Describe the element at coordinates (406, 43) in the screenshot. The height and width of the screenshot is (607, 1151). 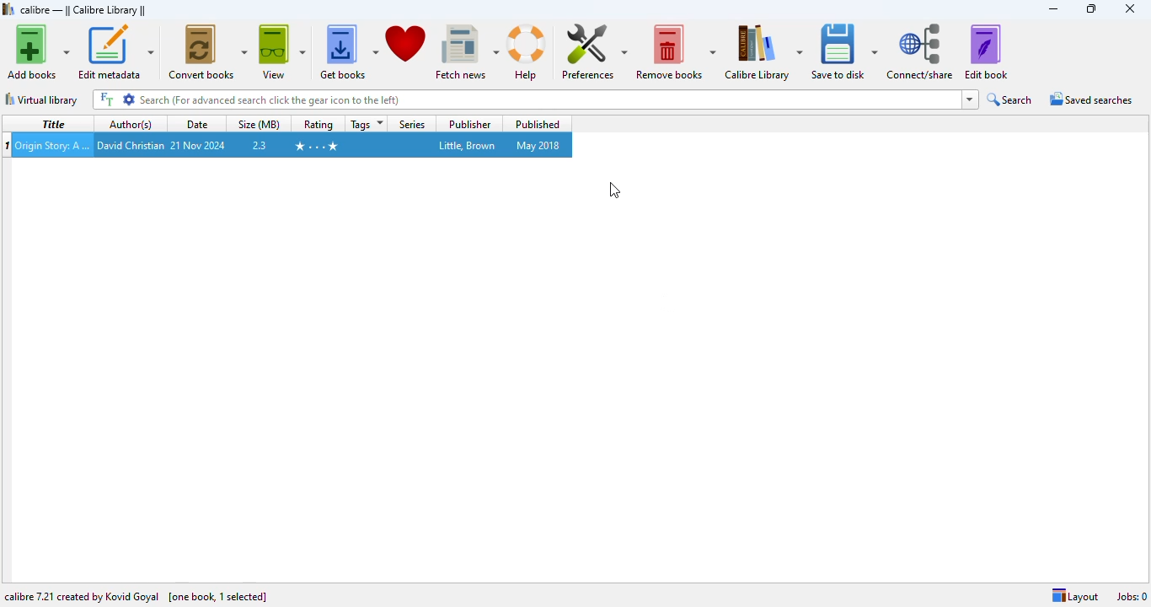
I see `donate to support calibre` at that location.